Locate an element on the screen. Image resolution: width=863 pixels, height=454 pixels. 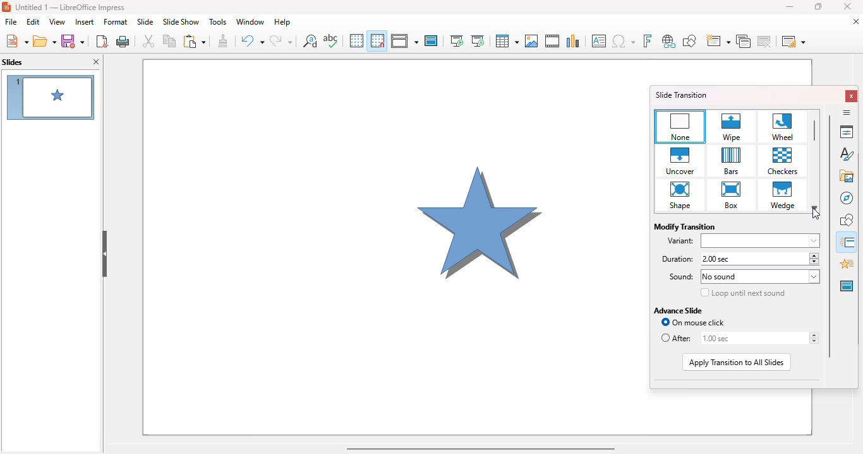
view is located at coordinates (57, 21).